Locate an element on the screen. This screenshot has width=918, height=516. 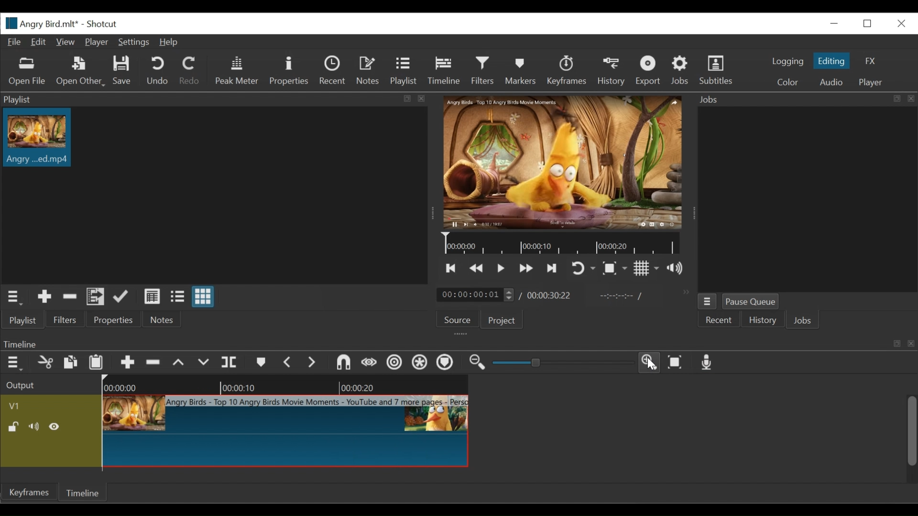
Skip to the next point is located at coordinates (553, 269).